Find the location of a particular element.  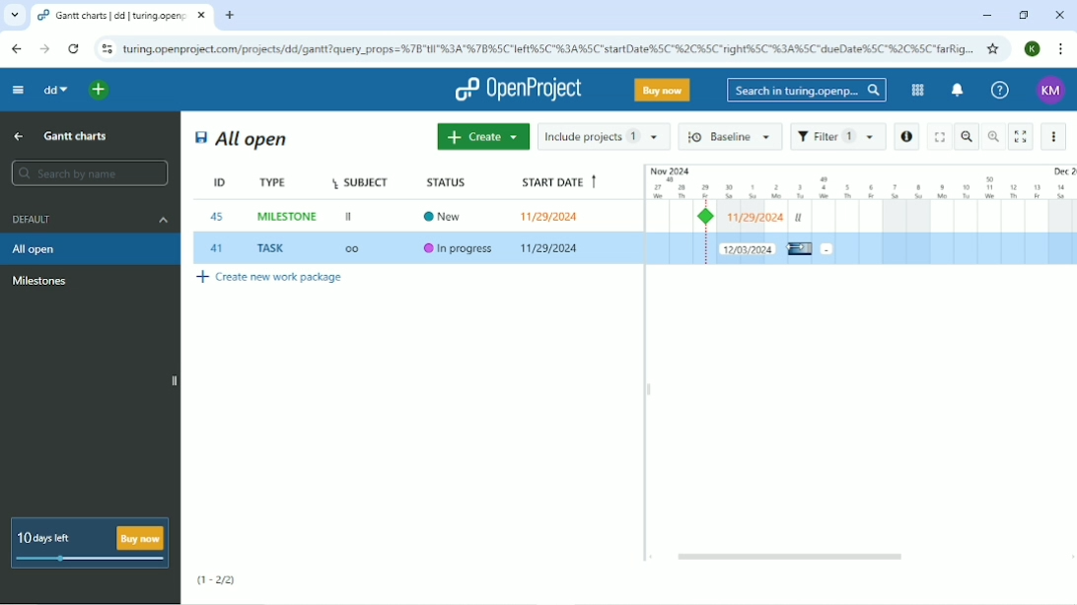

OO is located at coordinates (358, 250).